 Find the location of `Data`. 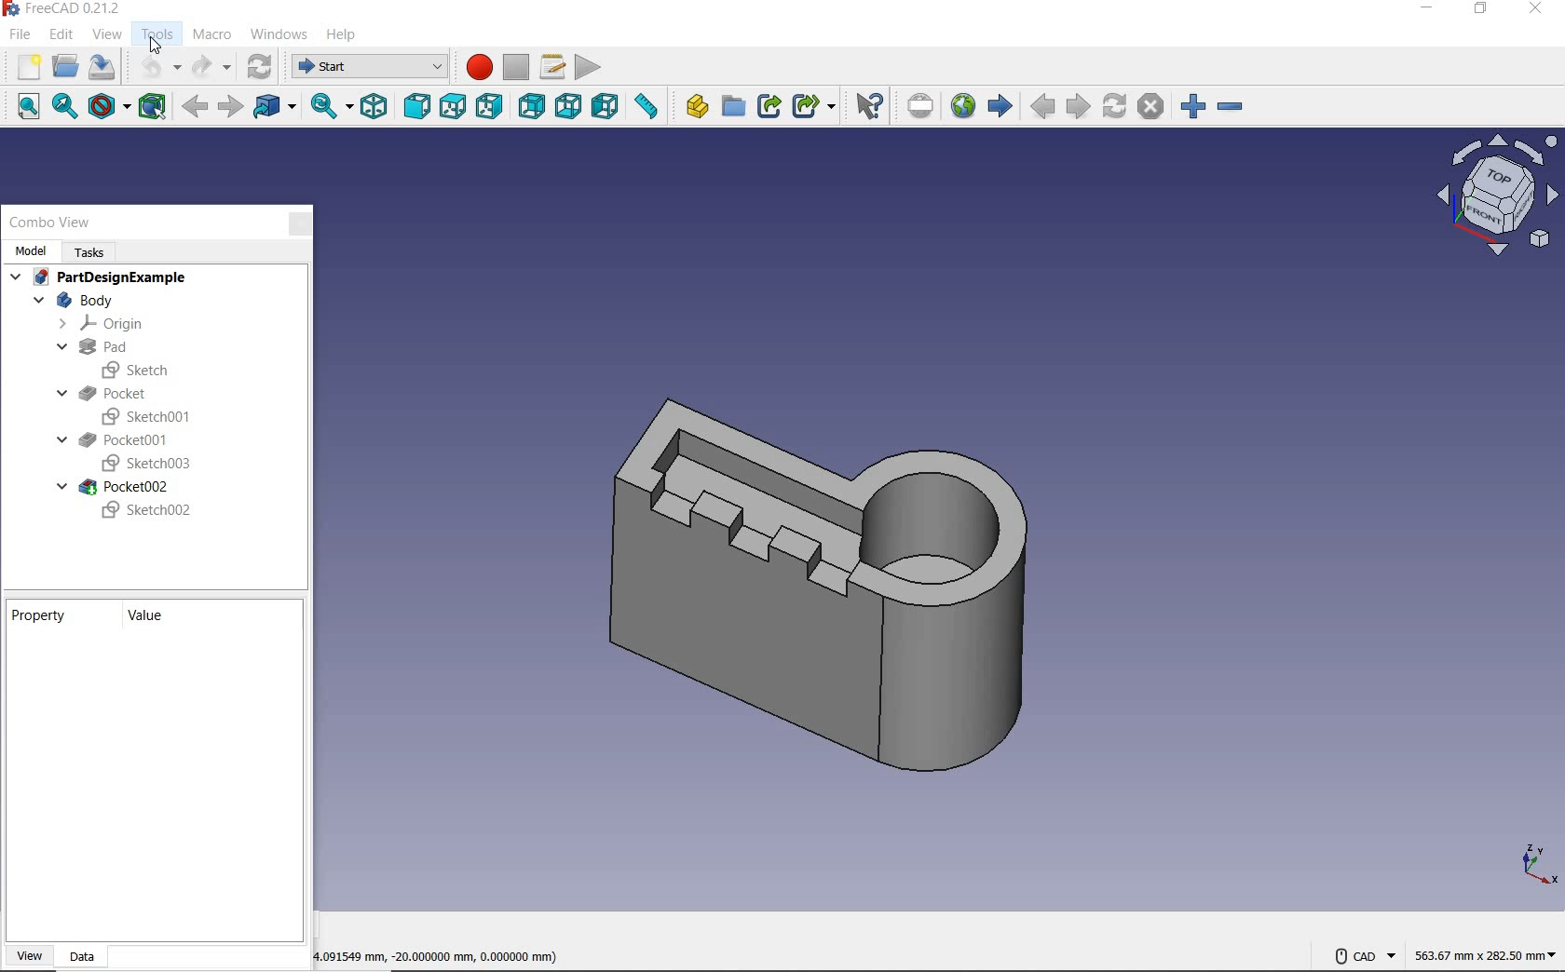

Data is located at coordinates (88, 955).